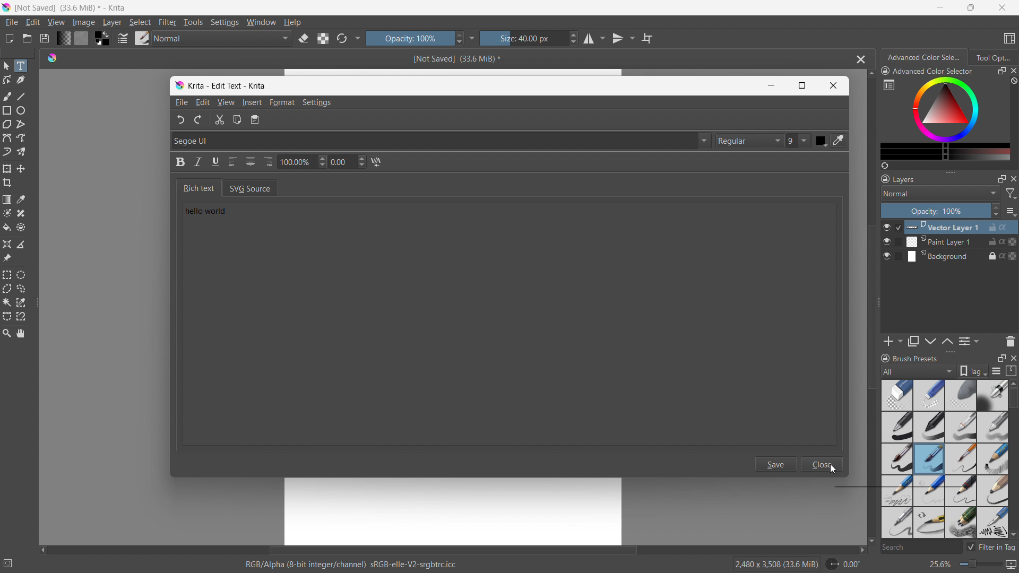  I want to click on pencil, so click(992, 523).